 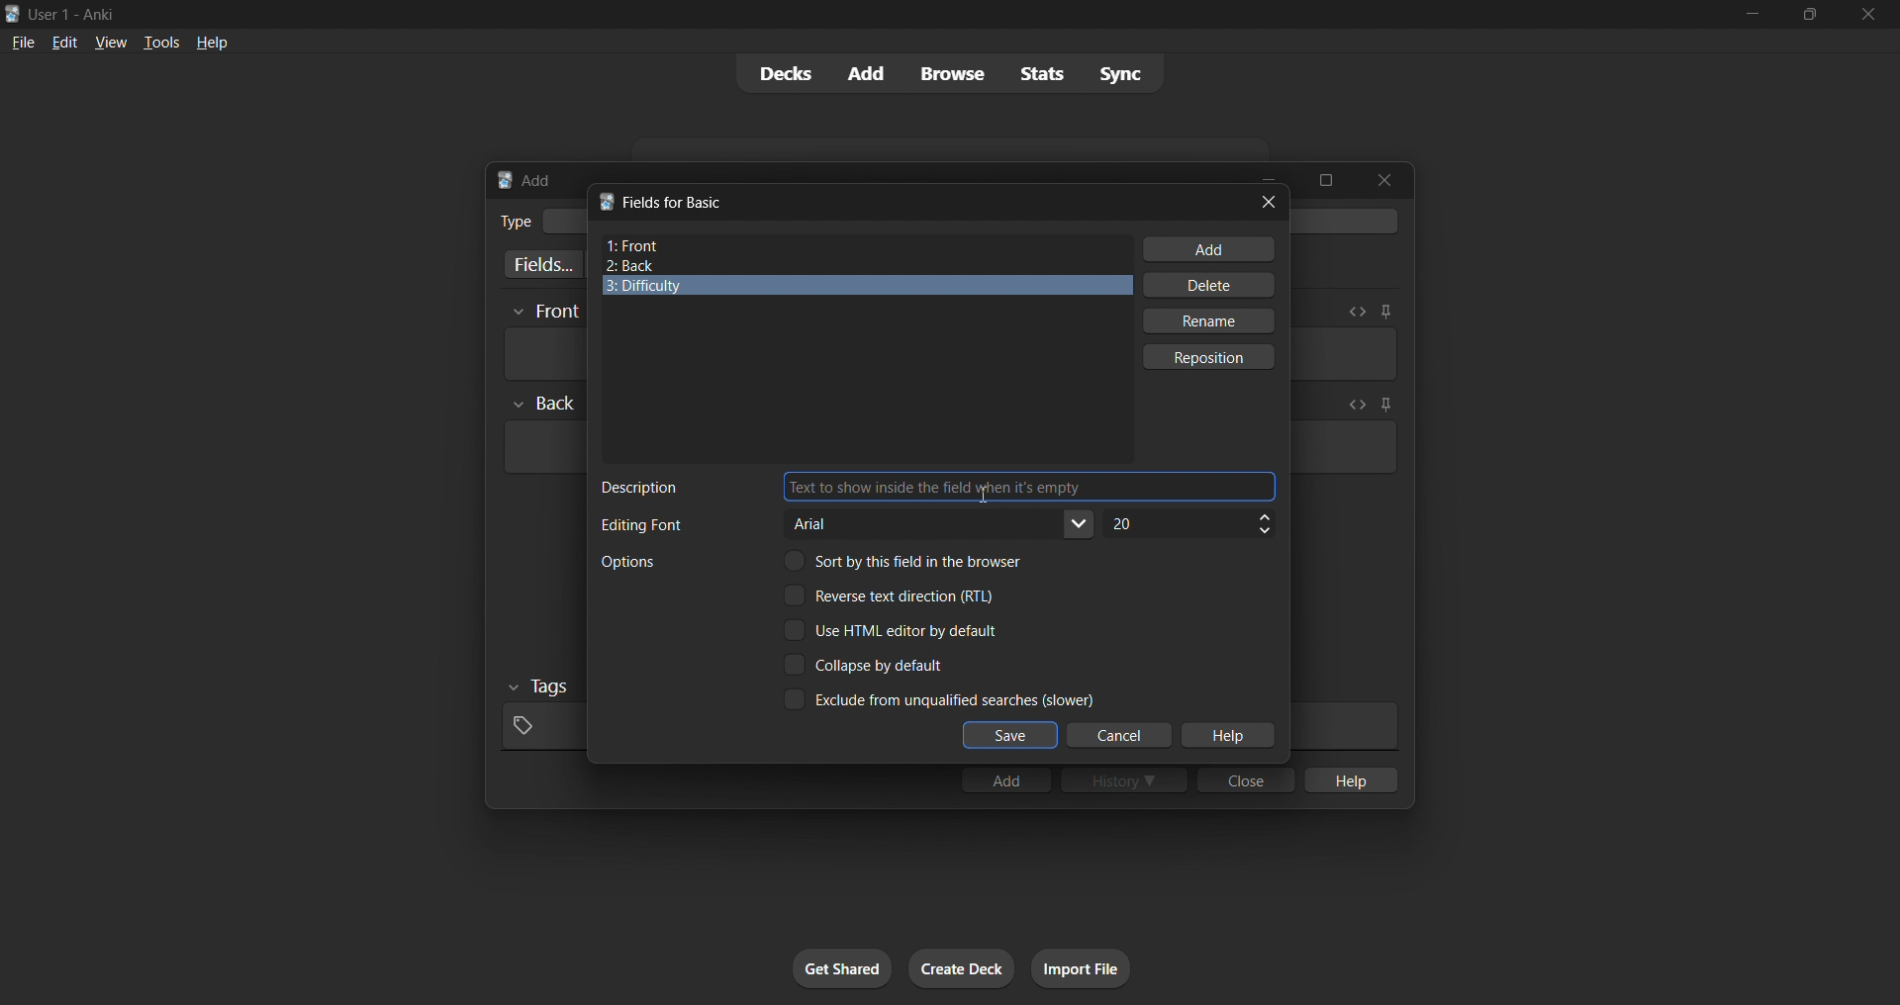 What do you see at coordinates (867, 665) in the screenshot?
I see `Toggle` at bounding box center [867, 665].